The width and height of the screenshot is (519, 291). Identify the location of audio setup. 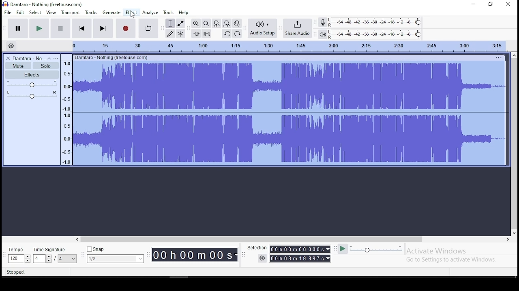
(262, 28).